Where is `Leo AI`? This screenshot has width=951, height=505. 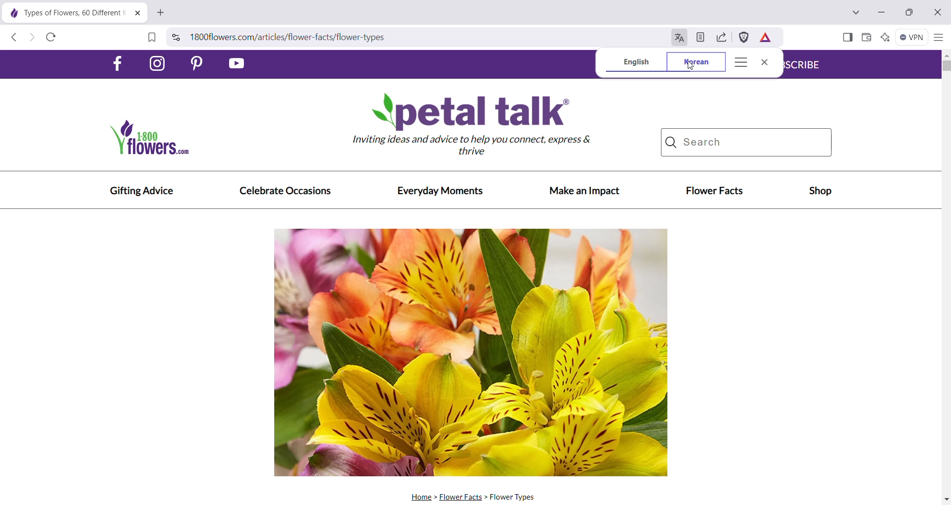 Leo AI is located at coordinates (886, 38).